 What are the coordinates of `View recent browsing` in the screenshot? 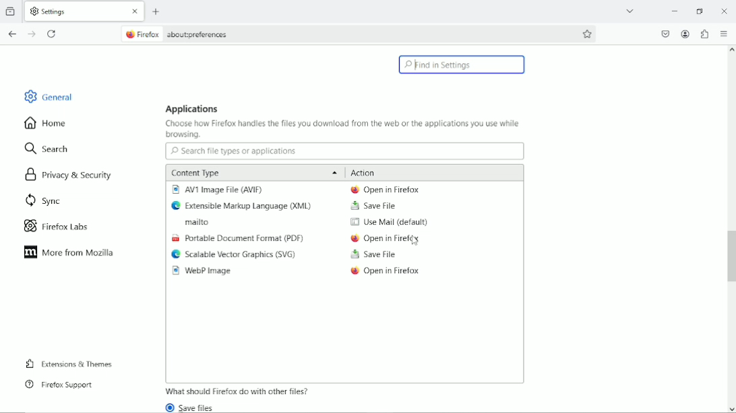 It's located at (12, 10).